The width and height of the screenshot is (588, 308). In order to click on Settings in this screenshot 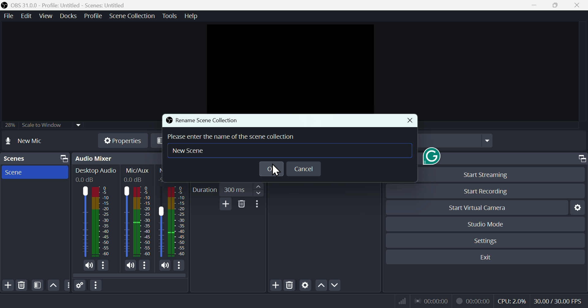, I will do `click(82, 285)`.